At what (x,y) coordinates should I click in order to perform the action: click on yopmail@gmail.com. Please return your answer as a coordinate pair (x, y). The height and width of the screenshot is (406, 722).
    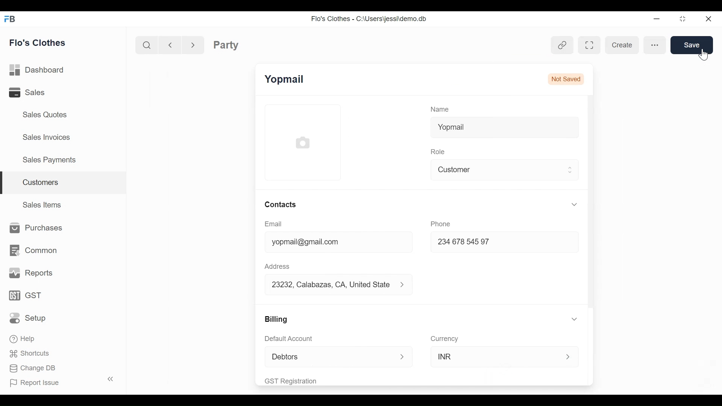
    Looking at the image, I should click on (327, 242).